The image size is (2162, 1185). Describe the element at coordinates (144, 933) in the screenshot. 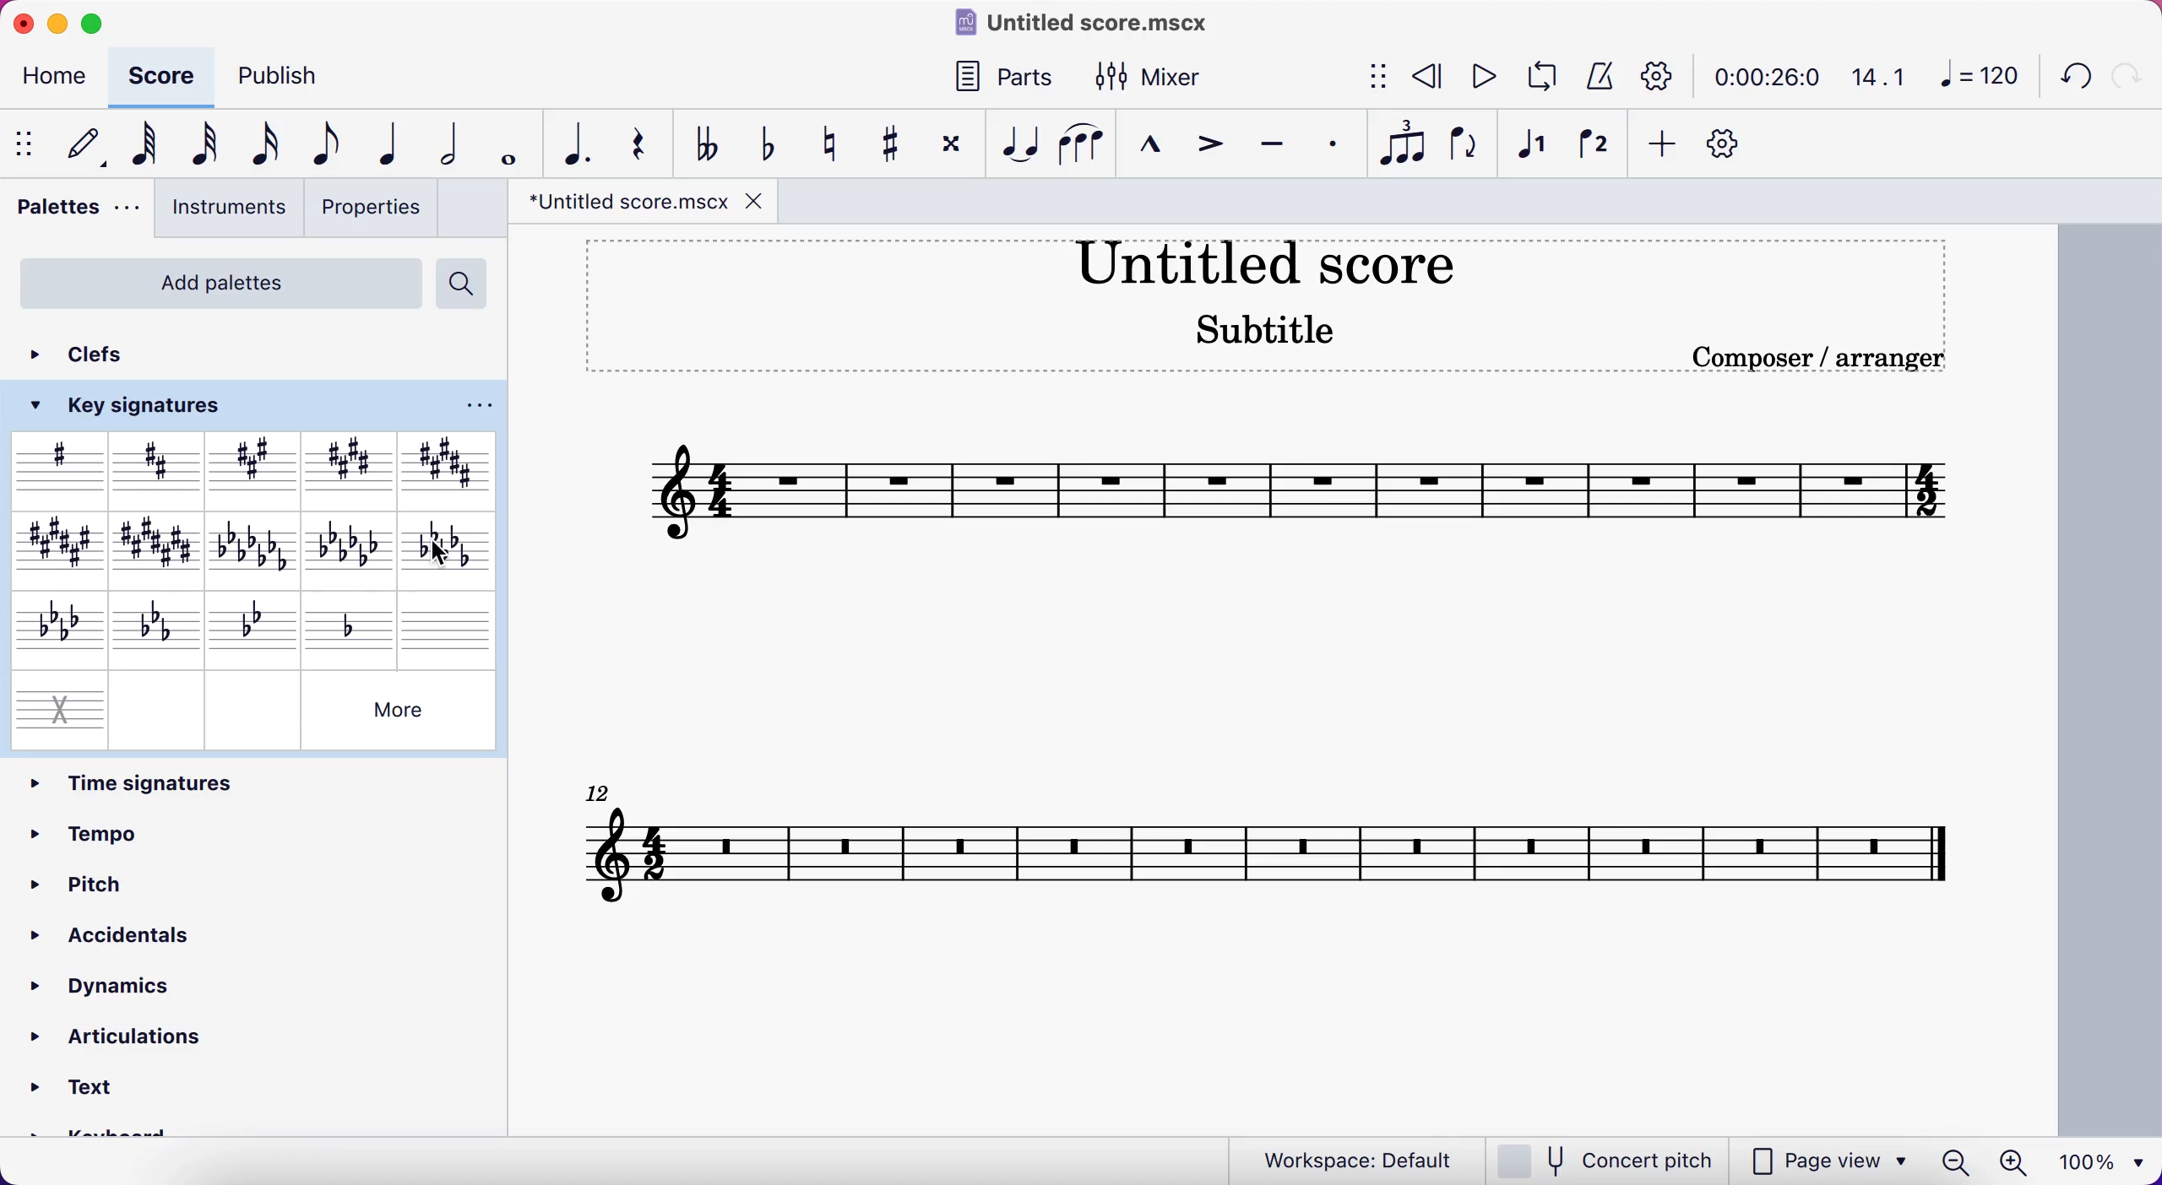

I see `accidentals` at that location.